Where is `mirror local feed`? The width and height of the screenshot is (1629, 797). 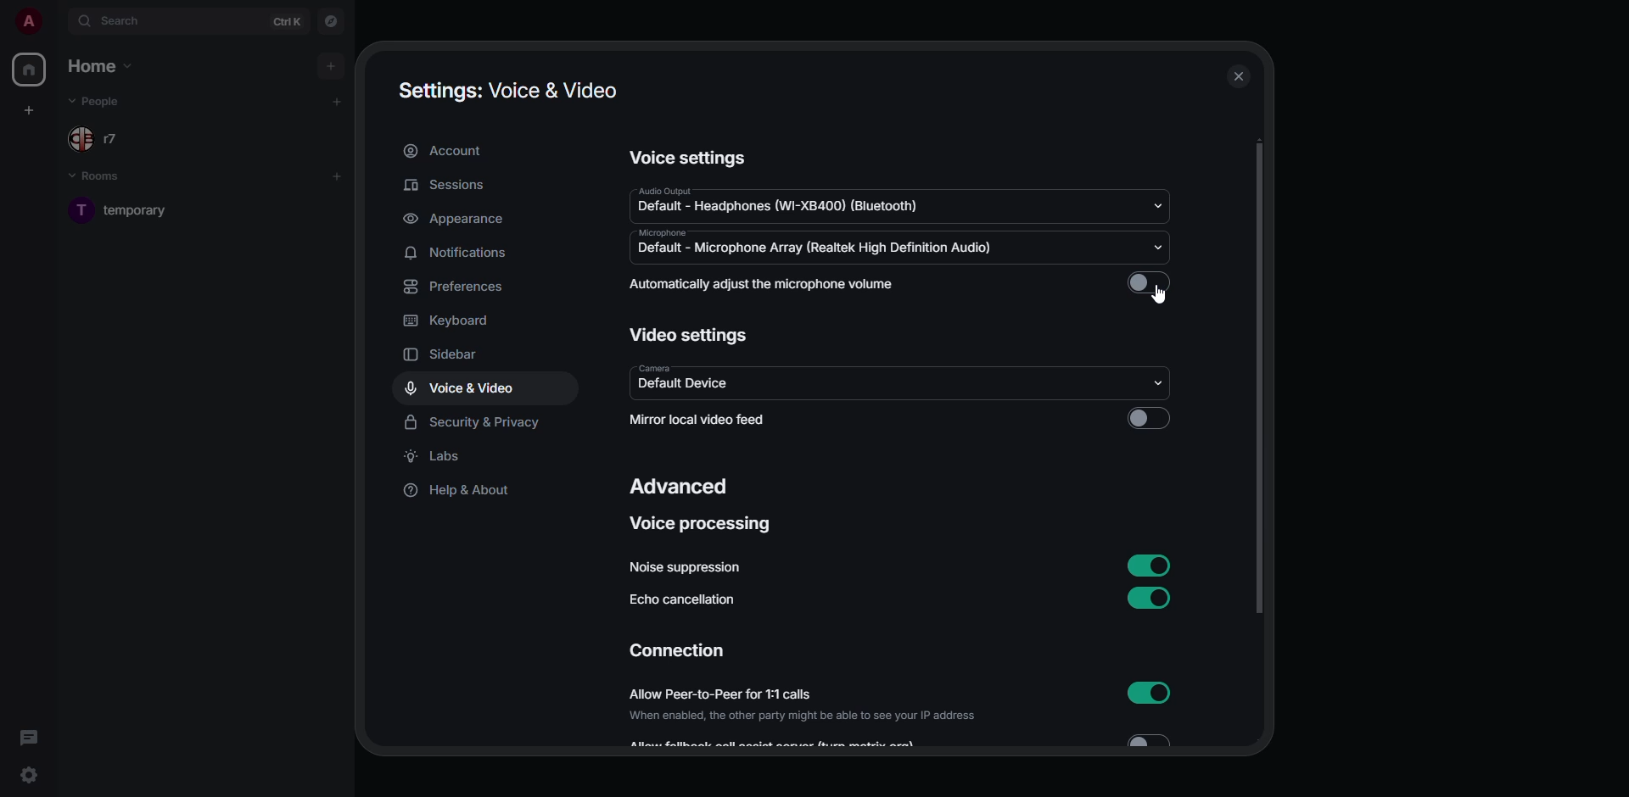
mirror local feed is located at coordinates (697, 417).